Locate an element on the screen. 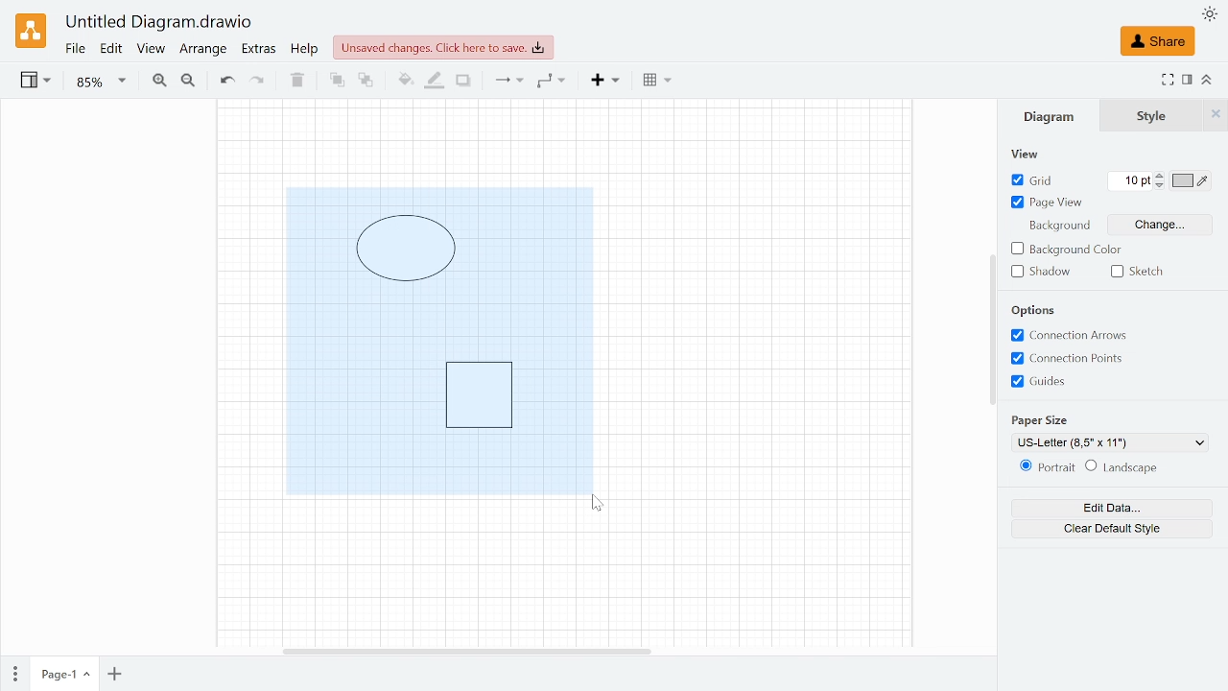  Unsaved changes. click here to save is located at coordinates (443, 48).